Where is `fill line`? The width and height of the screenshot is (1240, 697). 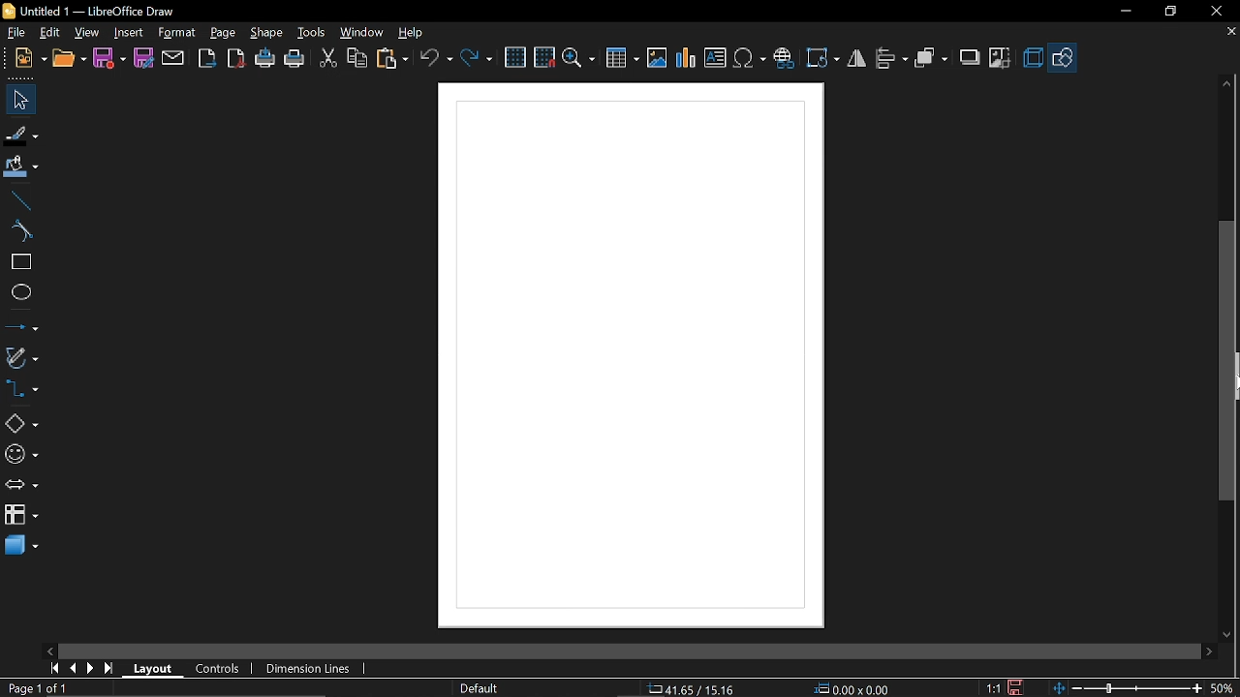
fill line is located at coordinates (20, 136).